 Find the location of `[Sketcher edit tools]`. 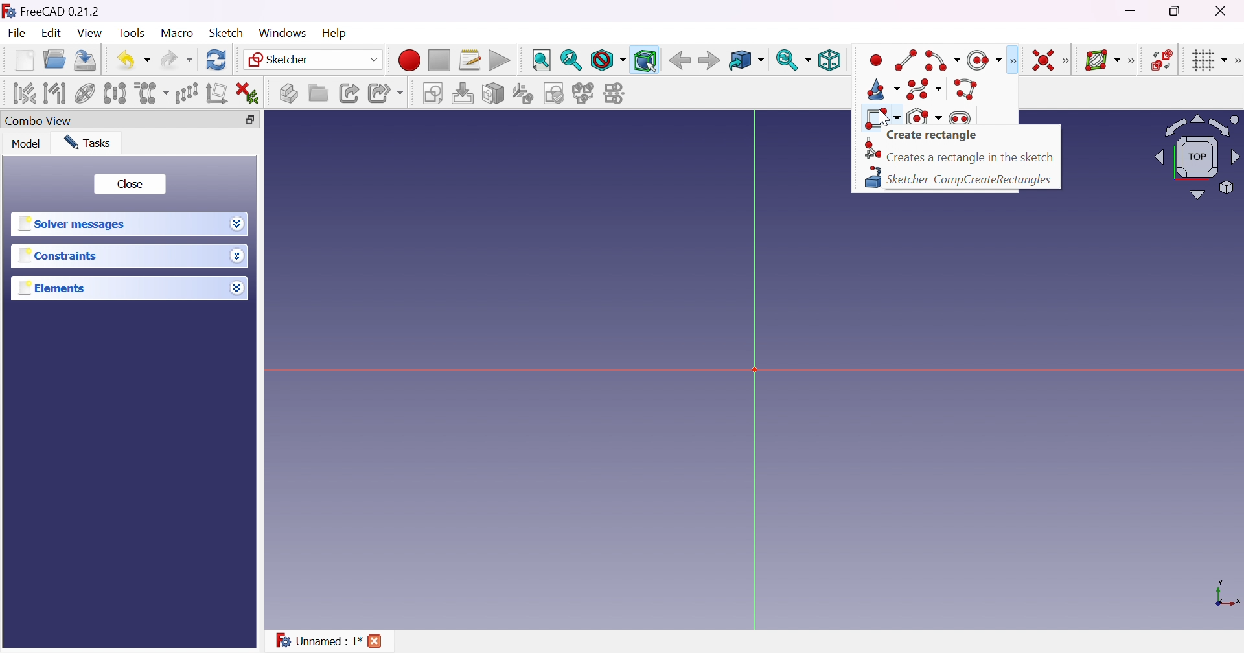

[Sketcher edit tools] is located at coordinates (1236, 61).